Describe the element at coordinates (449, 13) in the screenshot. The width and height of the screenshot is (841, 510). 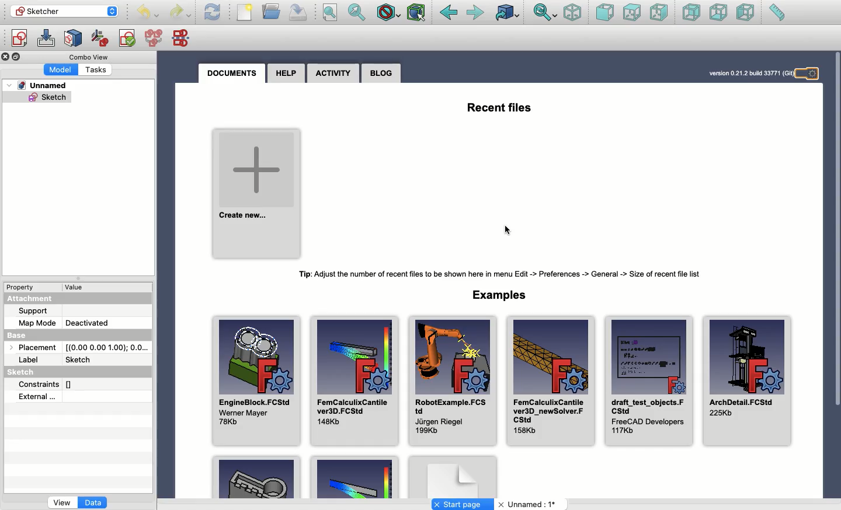
I see `Back` at that location.